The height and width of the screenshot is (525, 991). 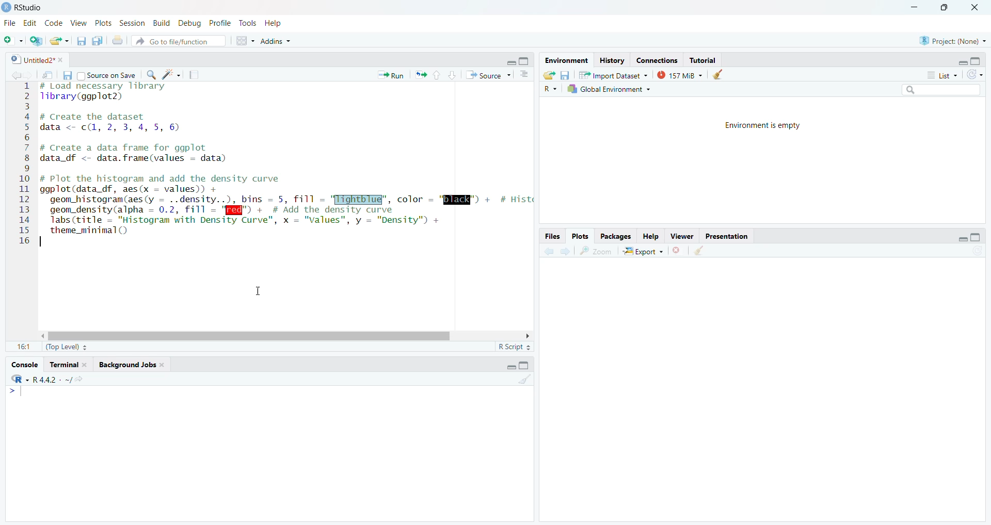 What do you see at coordinates (45, 335) in the screenshot?
I see `move left` at bounding box center [45, 335].